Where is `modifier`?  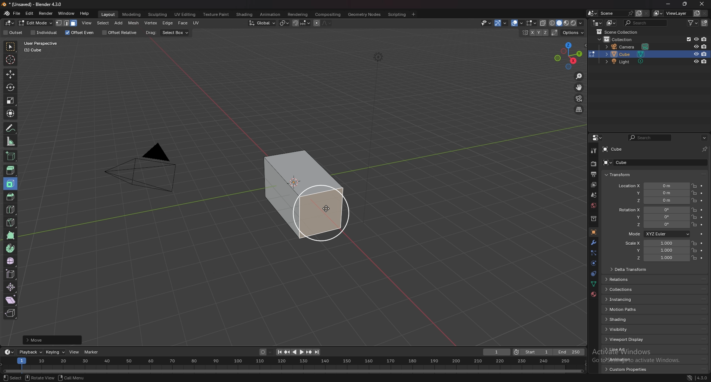 modifier is located at coordinates (594, 242).